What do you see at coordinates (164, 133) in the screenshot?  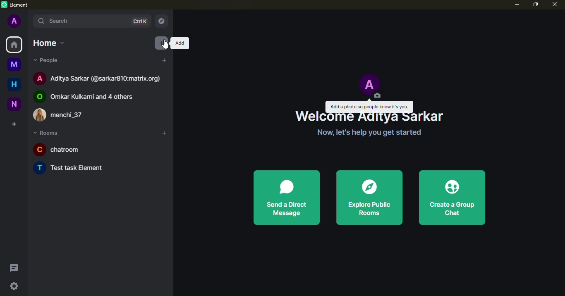 I see `add` at bounding box center [164, 133].